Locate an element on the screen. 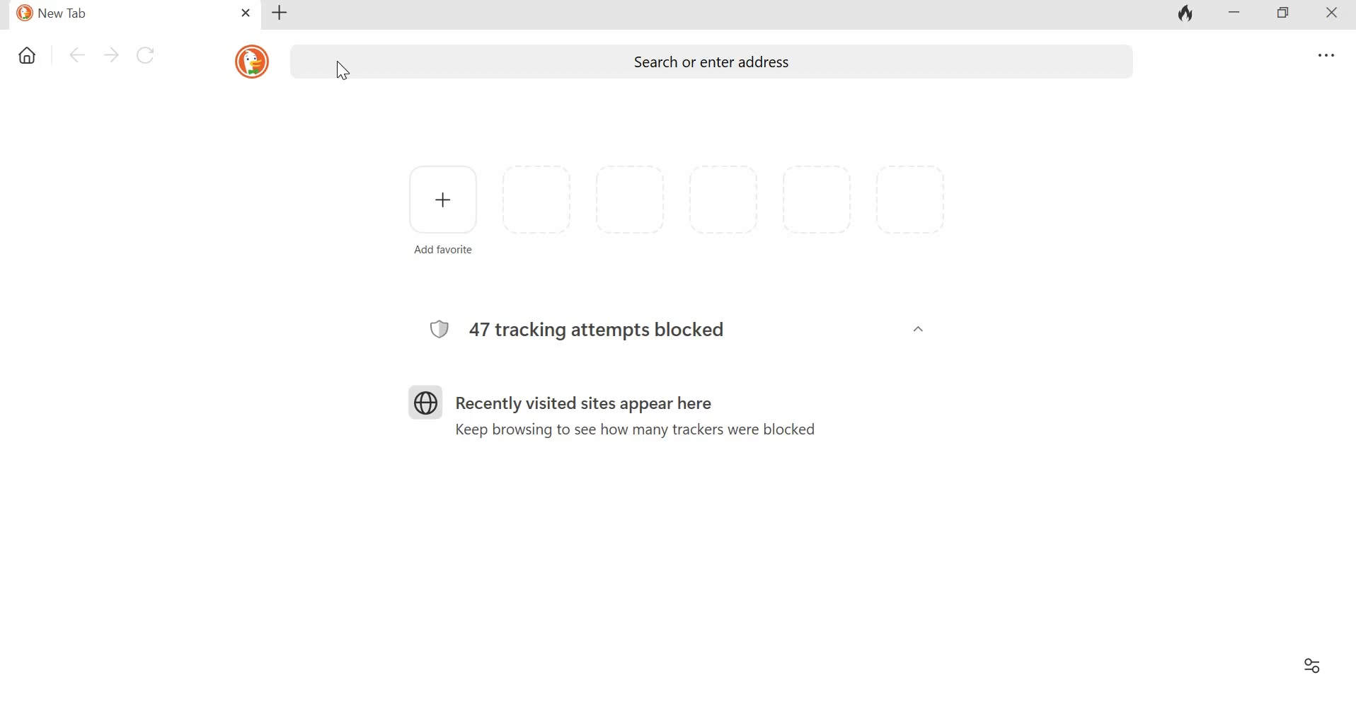 The image size is (1356, 709). settings is located at coordinates (1323, 56).